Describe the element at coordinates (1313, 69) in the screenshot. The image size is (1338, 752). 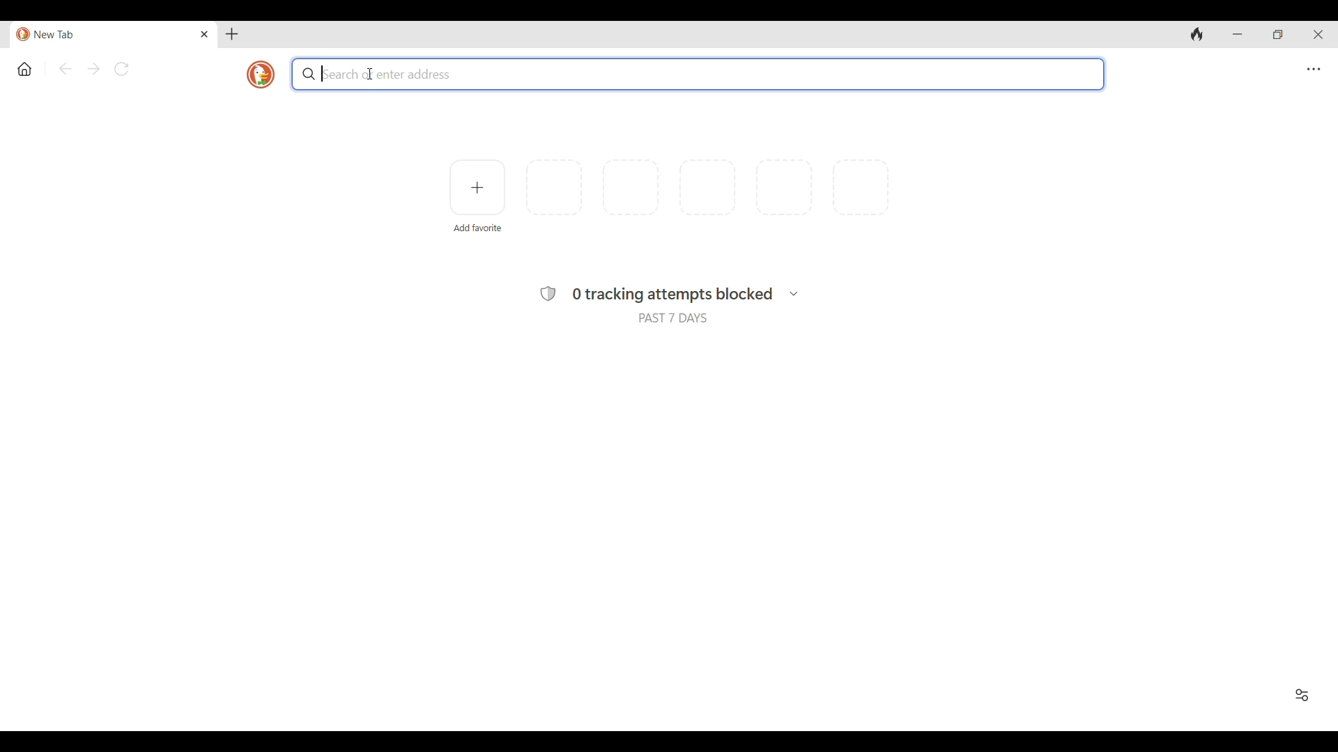
I see `Browser settings` at that location.